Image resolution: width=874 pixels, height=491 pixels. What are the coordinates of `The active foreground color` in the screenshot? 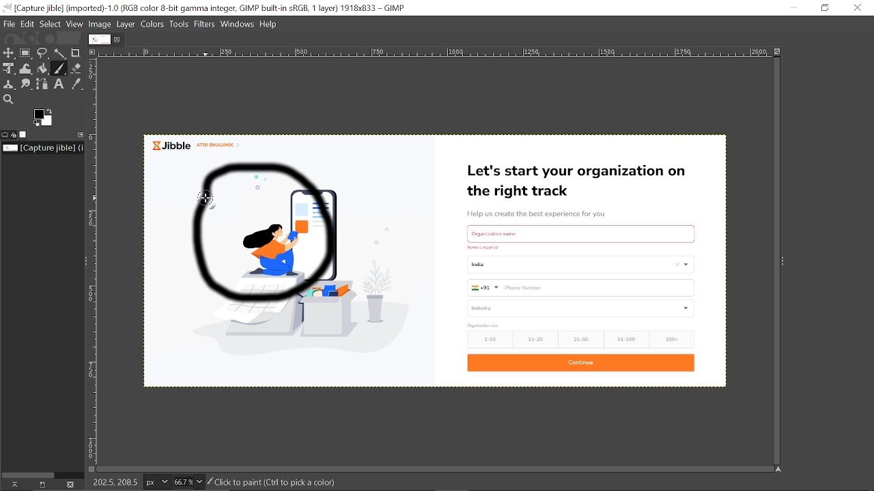 It's located at (43, 117).